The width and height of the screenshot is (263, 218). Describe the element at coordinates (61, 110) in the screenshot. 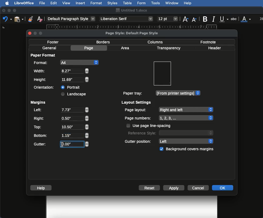

I see `Left` at that location.